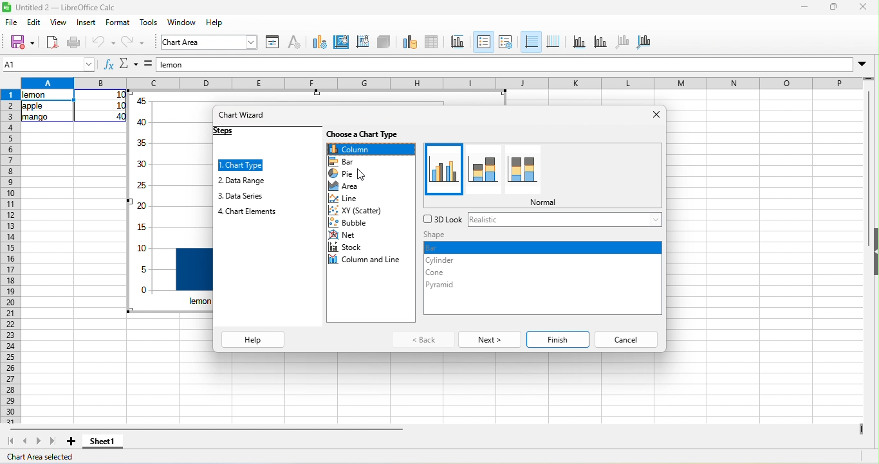 This screenshot has height=464, width=879. What do you see at coordinates (347, 247) in the screenshot?
I see `stock` at bounding box center [347, 247].